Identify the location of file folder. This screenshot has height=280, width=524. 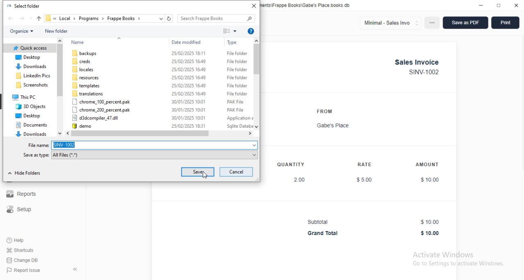
(237, 77).